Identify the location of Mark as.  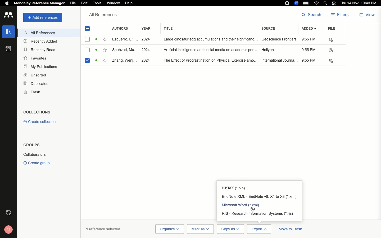
(200, 229).